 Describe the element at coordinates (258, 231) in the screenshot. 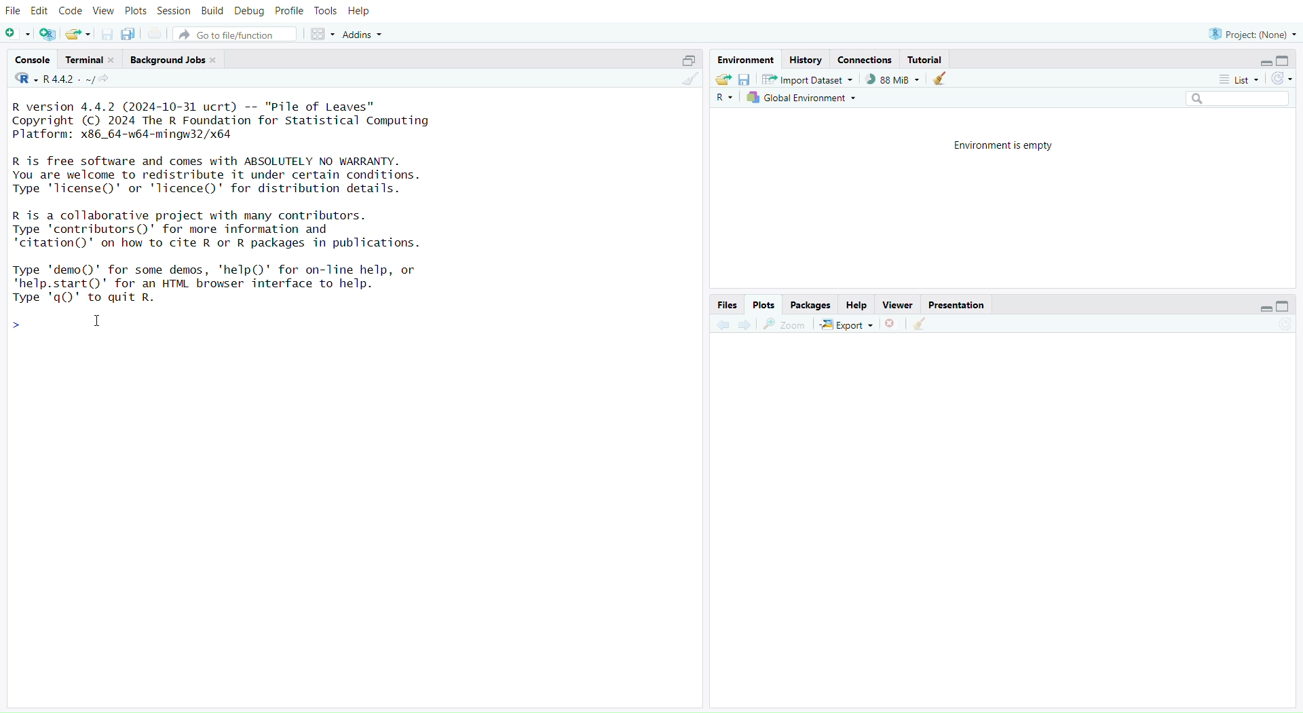

I see `R is a collaborative project with many contributors.
Type 'contributors()' for more information and
"citation()' on how to cite R or R packages in publications.` at that location.